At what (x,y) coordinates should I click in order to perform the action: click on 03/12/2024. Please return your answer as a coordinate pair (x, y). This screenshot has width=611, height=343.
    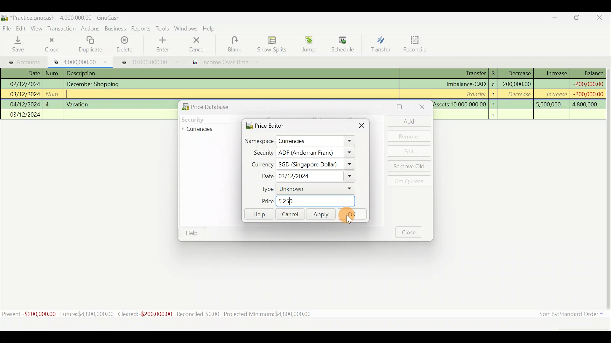
    Looking at the image, I should click on (25, 115).